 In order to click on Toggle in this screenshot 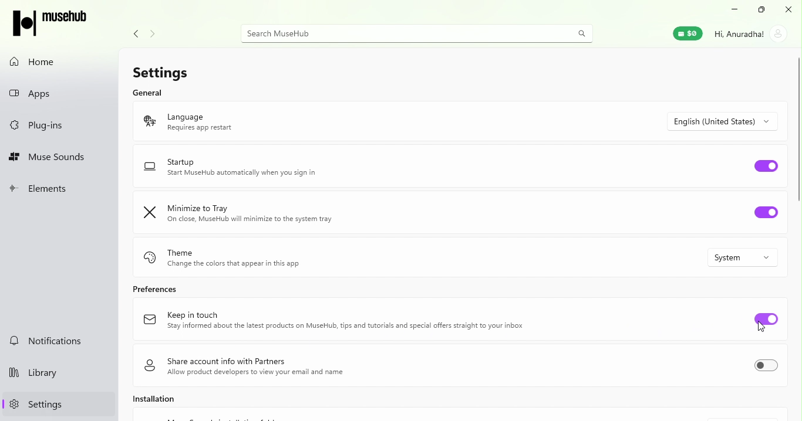, I will do `click(767, 216)`.